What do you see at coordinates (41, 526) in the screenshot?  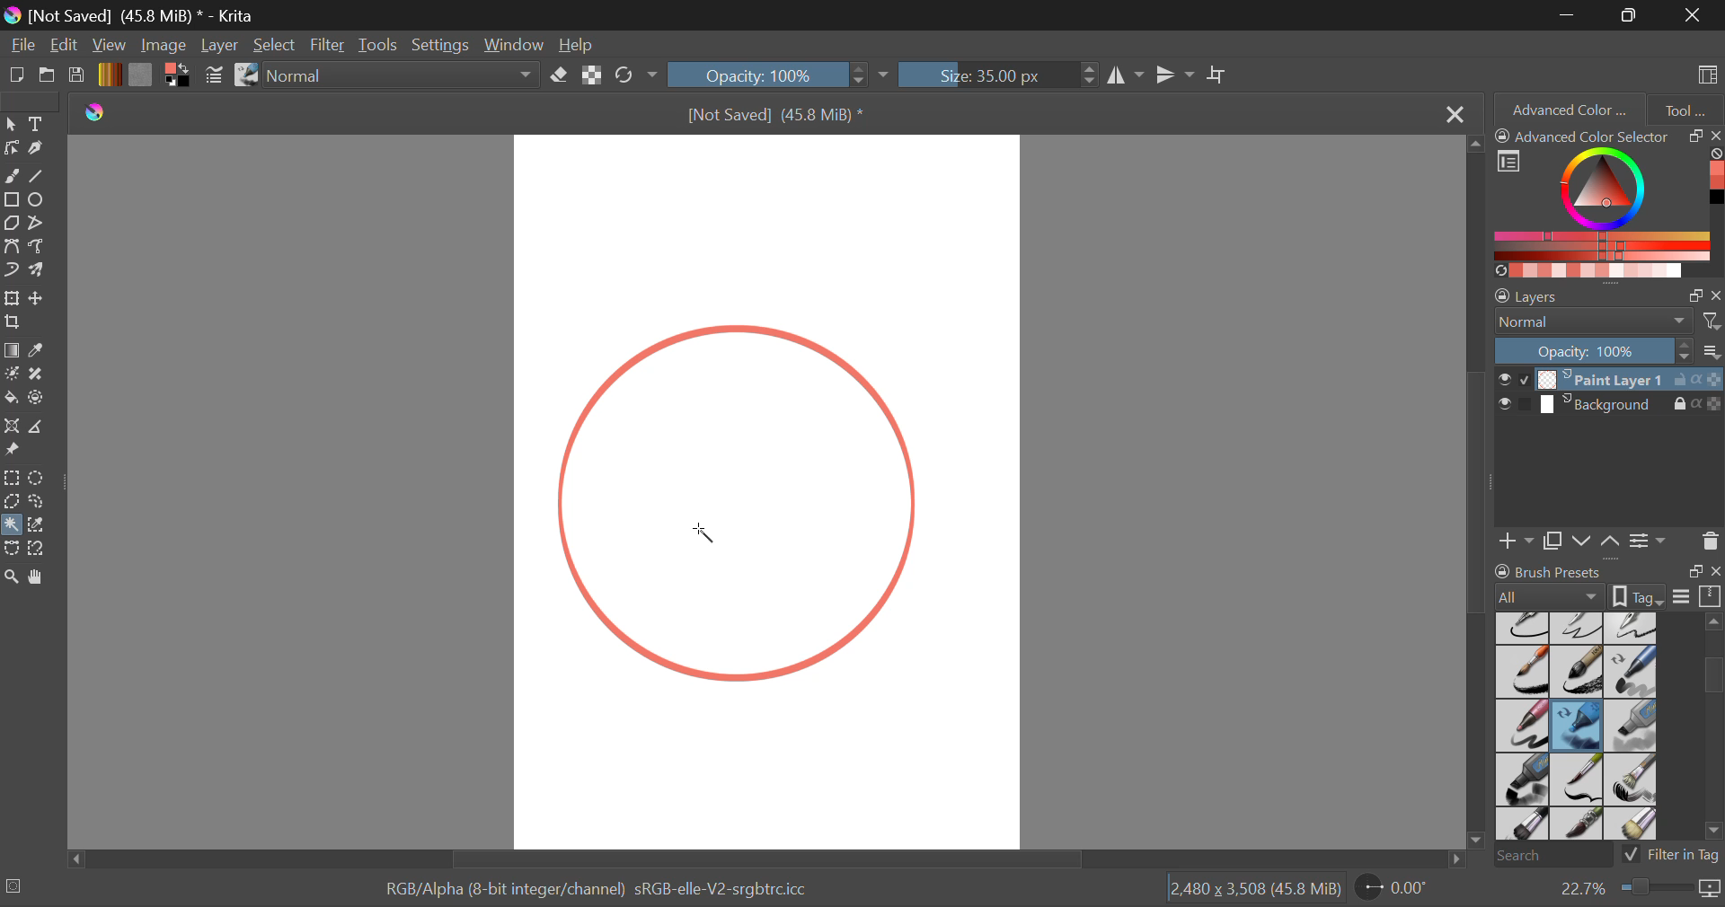 I see `Similar Color Selection` at bounding box center [41, 526].